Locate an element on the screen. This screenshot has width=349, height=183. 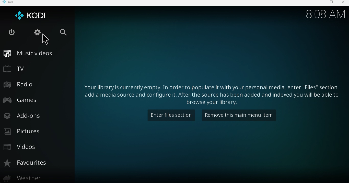
TV is located at coordinates (22, 68).